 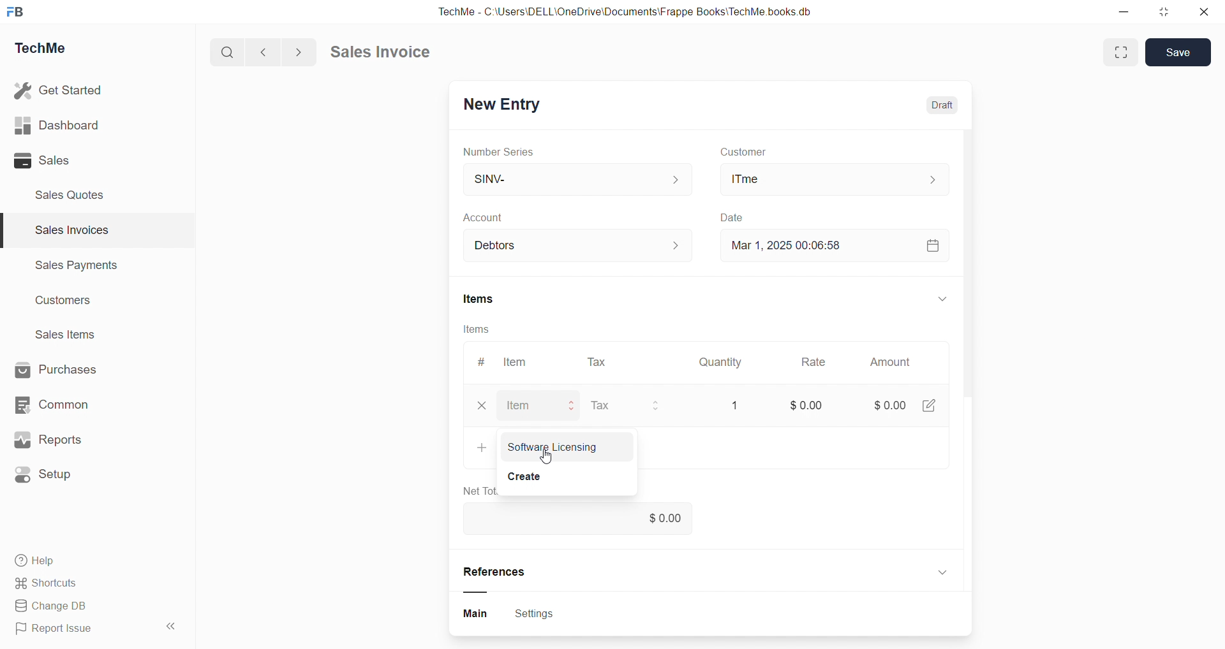 I want to click on Amount, so click(x=889, y=363).